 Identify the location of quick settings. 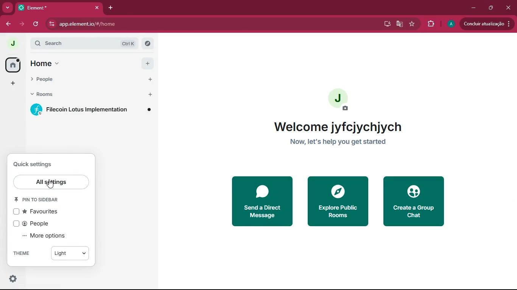
(37, 165).